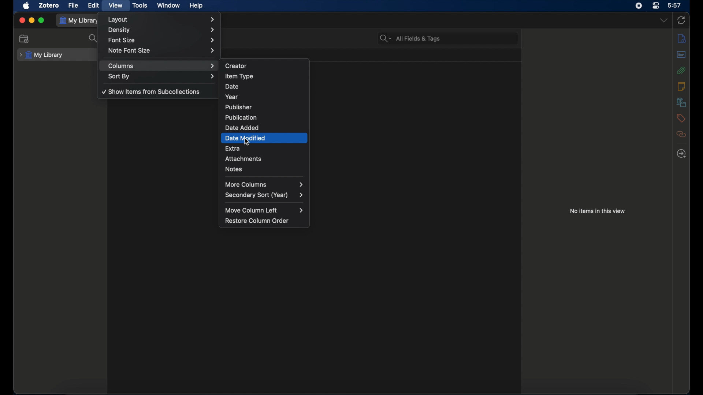  Describe the element at coordinates (257, 221) in the screenshot. I see `restore column order` at that location.